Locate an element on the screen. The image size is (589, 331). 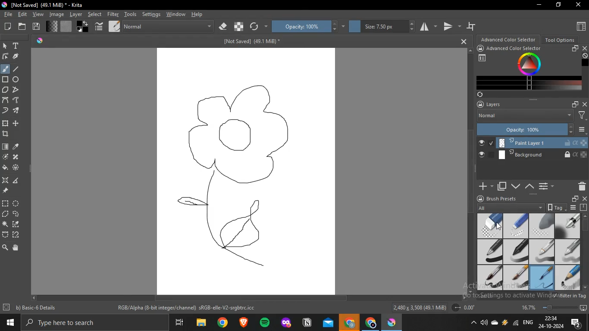
set eraser mode is located at coordinates (222, 27).